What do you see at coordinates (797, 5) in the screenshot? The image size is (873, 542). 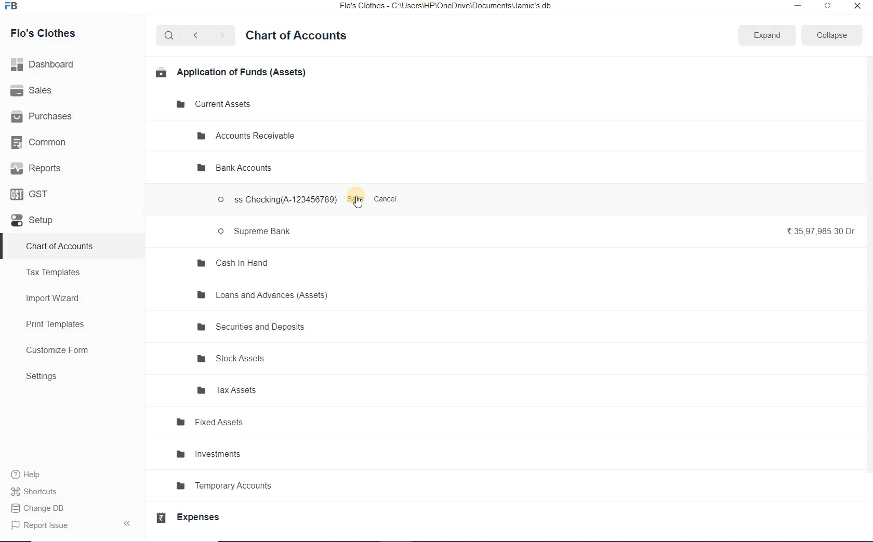 I see `minimize` at bounding box center [797, 5].